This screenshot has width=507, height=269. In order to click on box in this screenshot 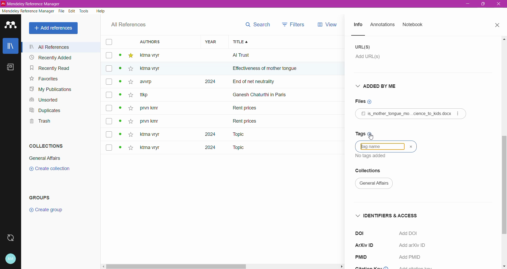, I will do `click(109, 108)`.